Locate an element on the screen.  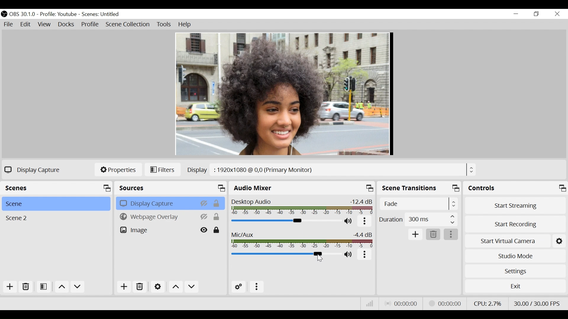
Settings is located at coordinates (560, 241).